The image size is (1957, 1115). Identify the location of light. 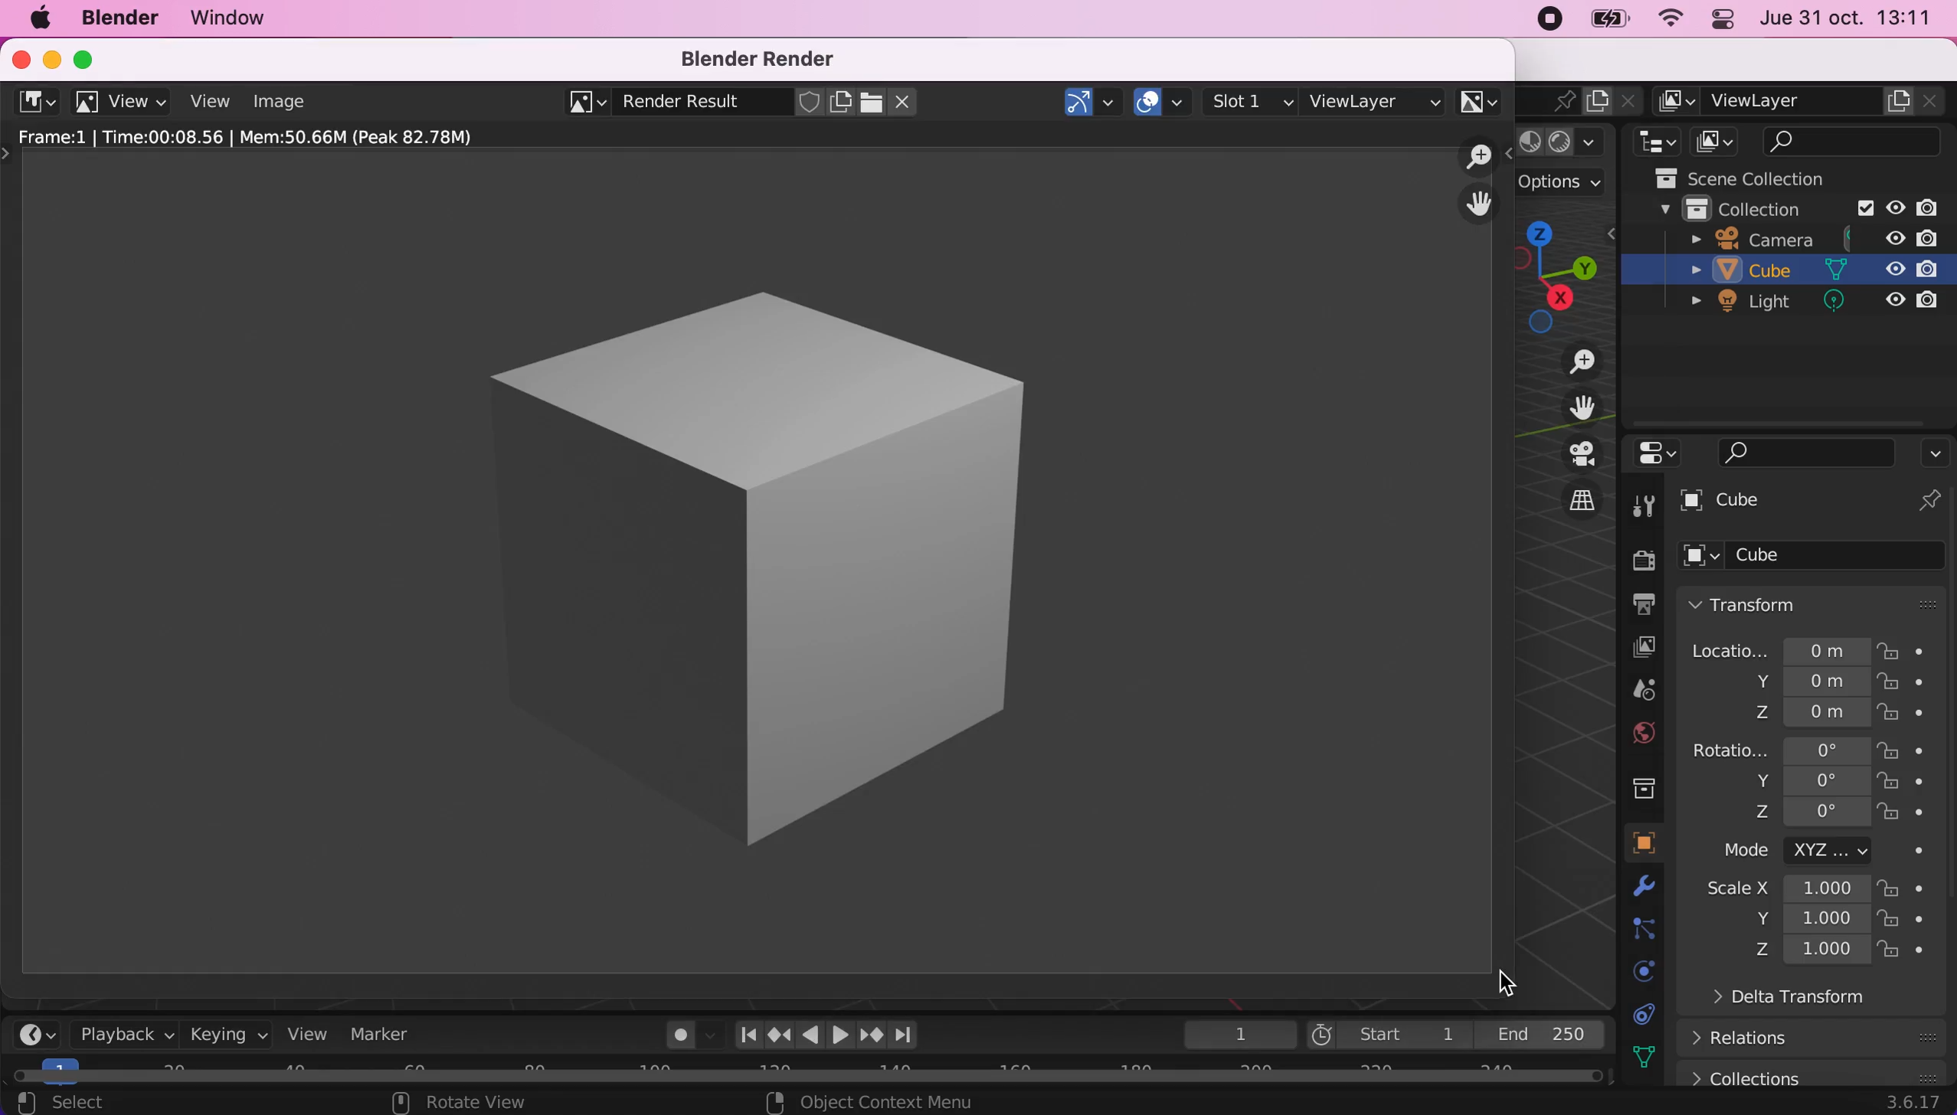
(1803, 305).